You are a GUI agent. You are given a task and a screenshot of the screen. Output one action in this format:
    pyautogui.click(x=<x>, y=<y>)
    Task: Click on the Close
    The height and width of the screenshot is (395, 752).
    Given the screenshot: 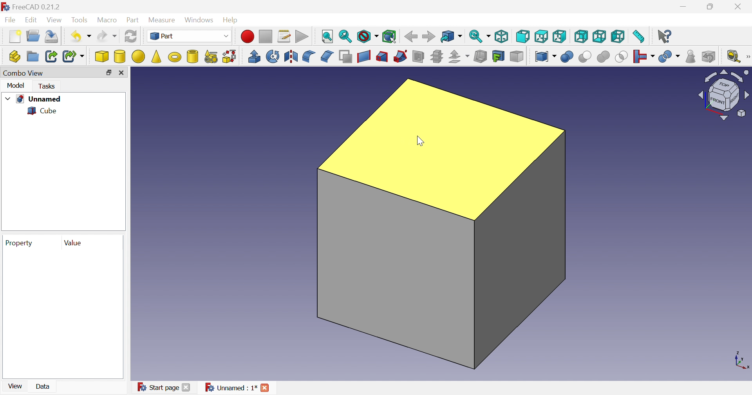 What is the action you would take?
    pyautogui.click(x=186, y=388)
    